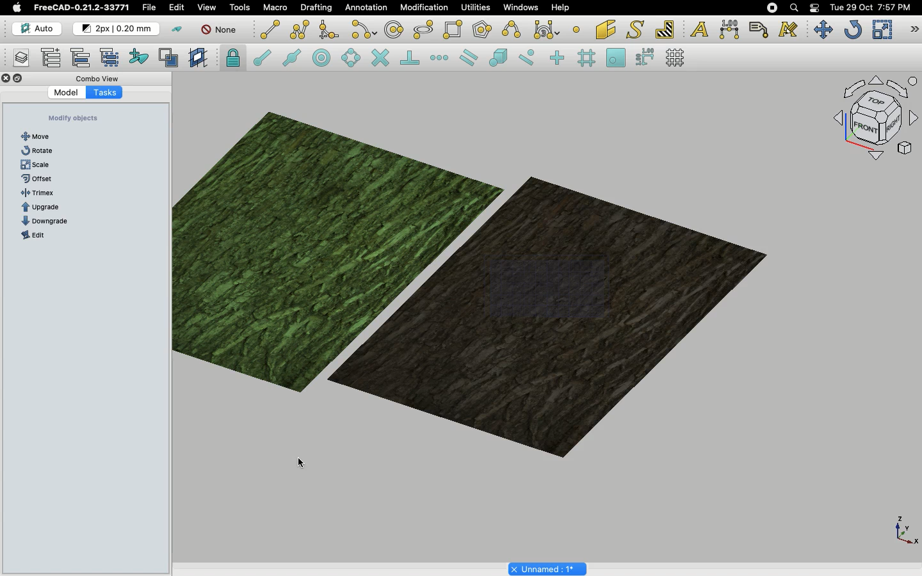 The image size is (922, 576). Describe the element at coordinates (263, 60) in the screenshot. I see `Snap endpoint` at that location.